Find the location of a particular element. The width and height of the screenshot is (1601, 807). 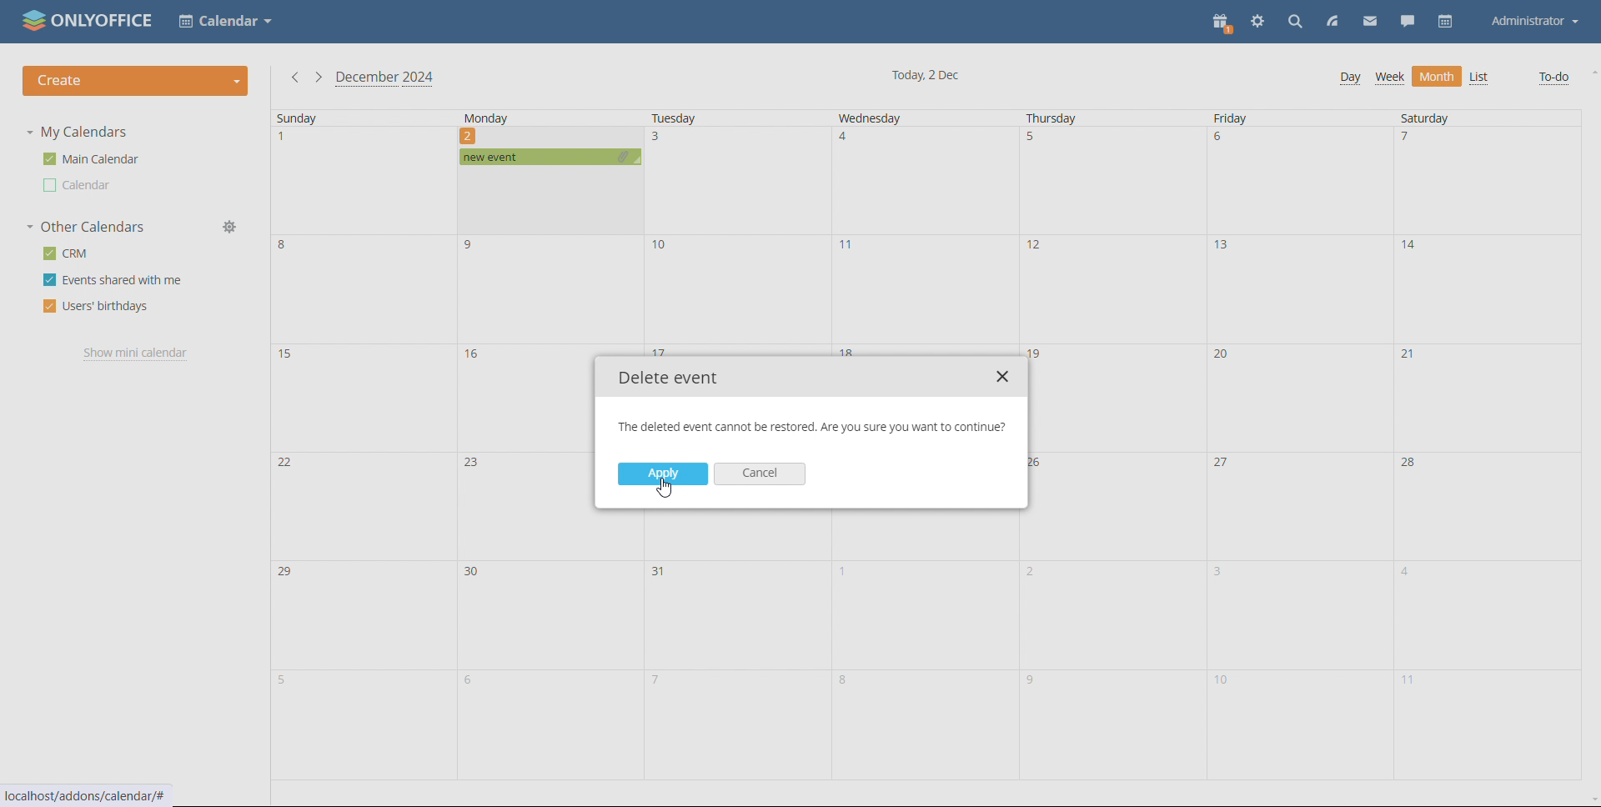

12 is located at coordinates (1036, 252).